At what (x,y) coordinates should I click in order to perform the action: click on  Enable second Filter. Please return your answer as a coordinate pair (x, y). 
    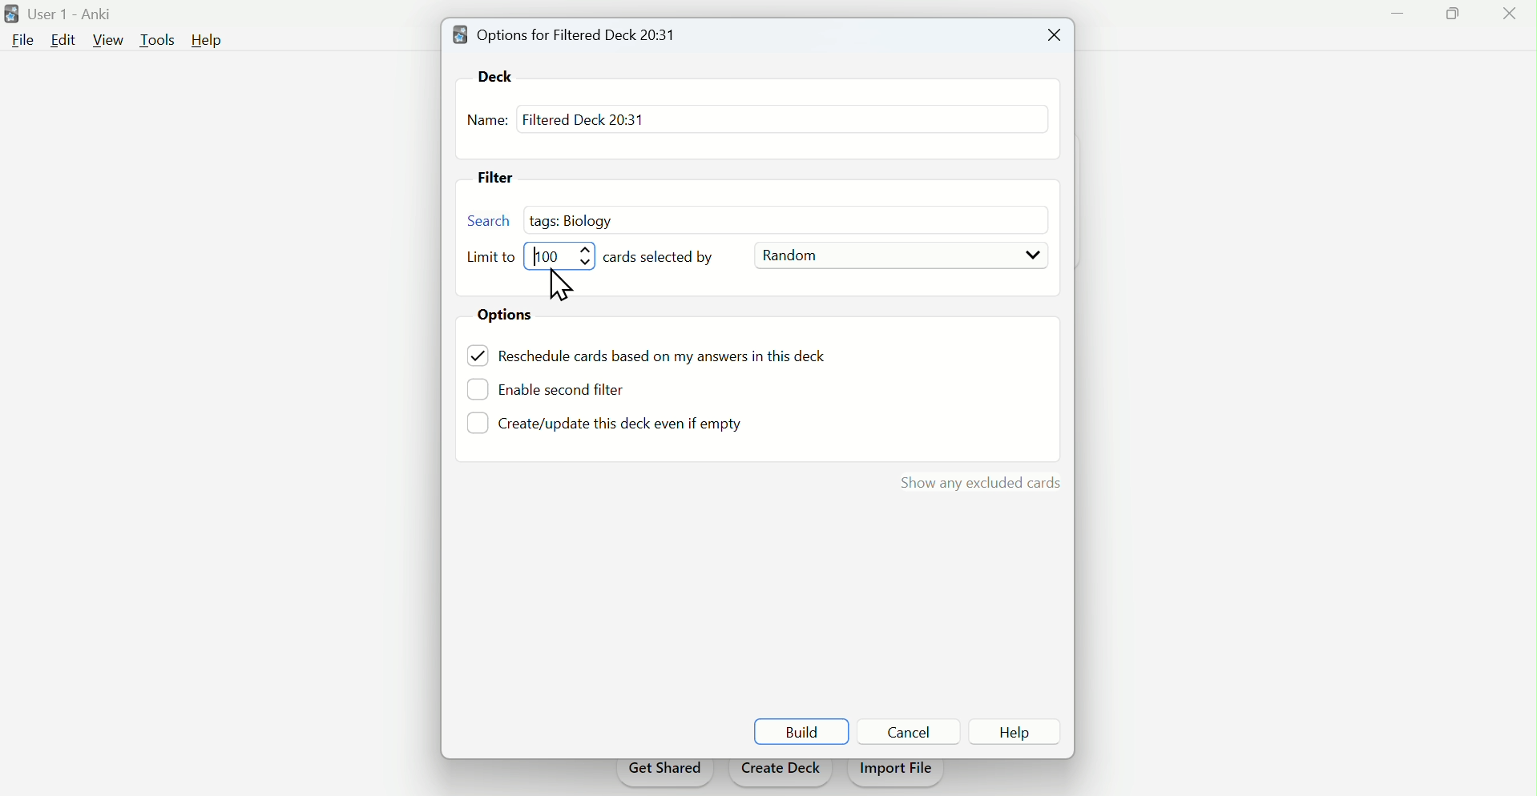
    Looking at the image, I should click on (573, 388).